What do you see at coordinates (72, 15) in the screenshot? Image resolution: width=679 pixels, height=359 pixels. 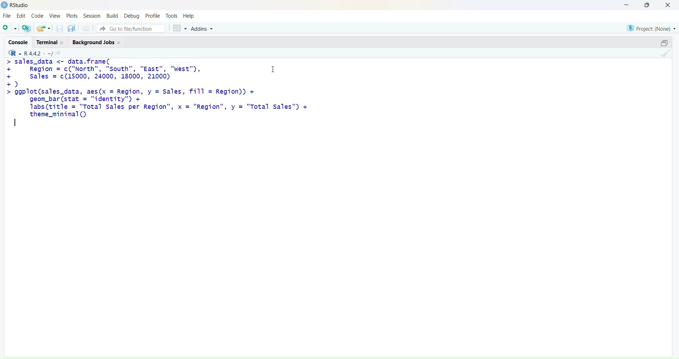 I see `Plots` at bounding box center [72, 15].